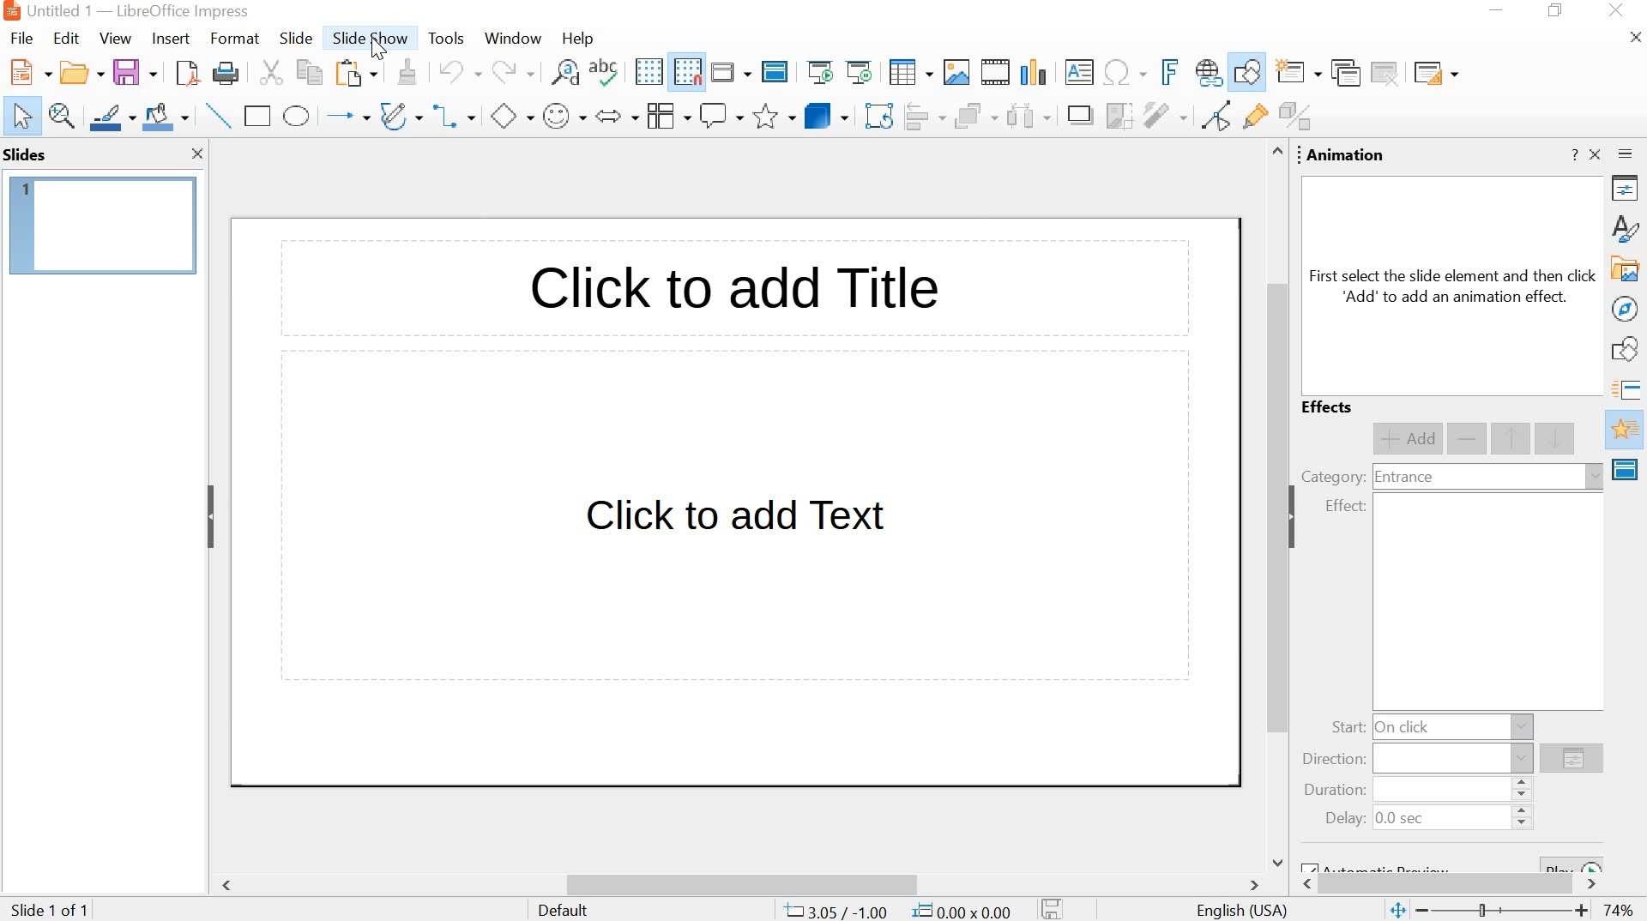  I want to click on insert fontwork text, so click(1167, 71).